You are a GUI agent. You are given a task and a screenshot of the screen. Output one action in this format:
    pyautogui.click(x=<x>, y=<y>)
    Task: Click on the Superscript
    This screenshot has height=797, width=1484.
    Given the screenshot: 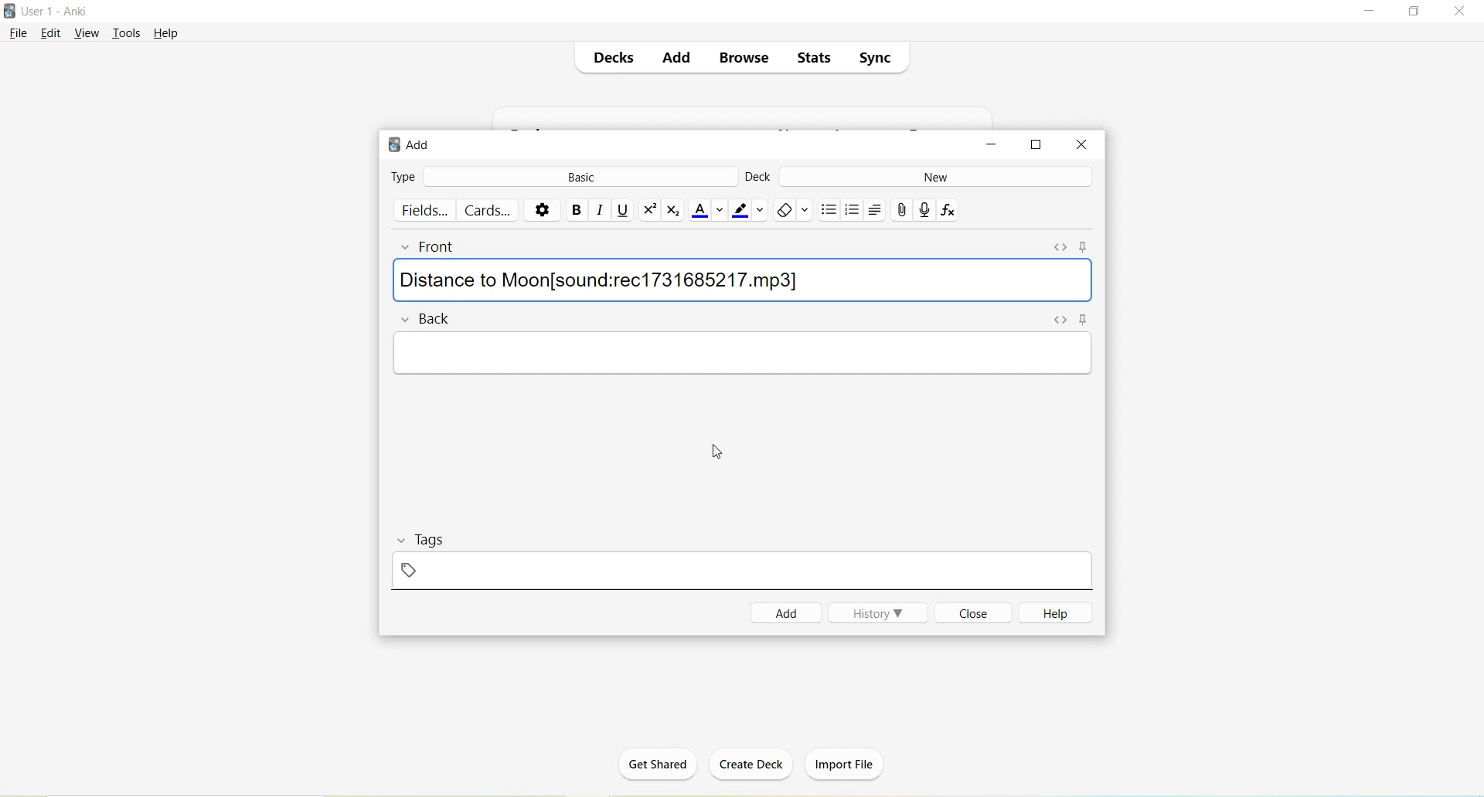 What is the action you would take?
    pyautogui.click(x=649, y=212)
    